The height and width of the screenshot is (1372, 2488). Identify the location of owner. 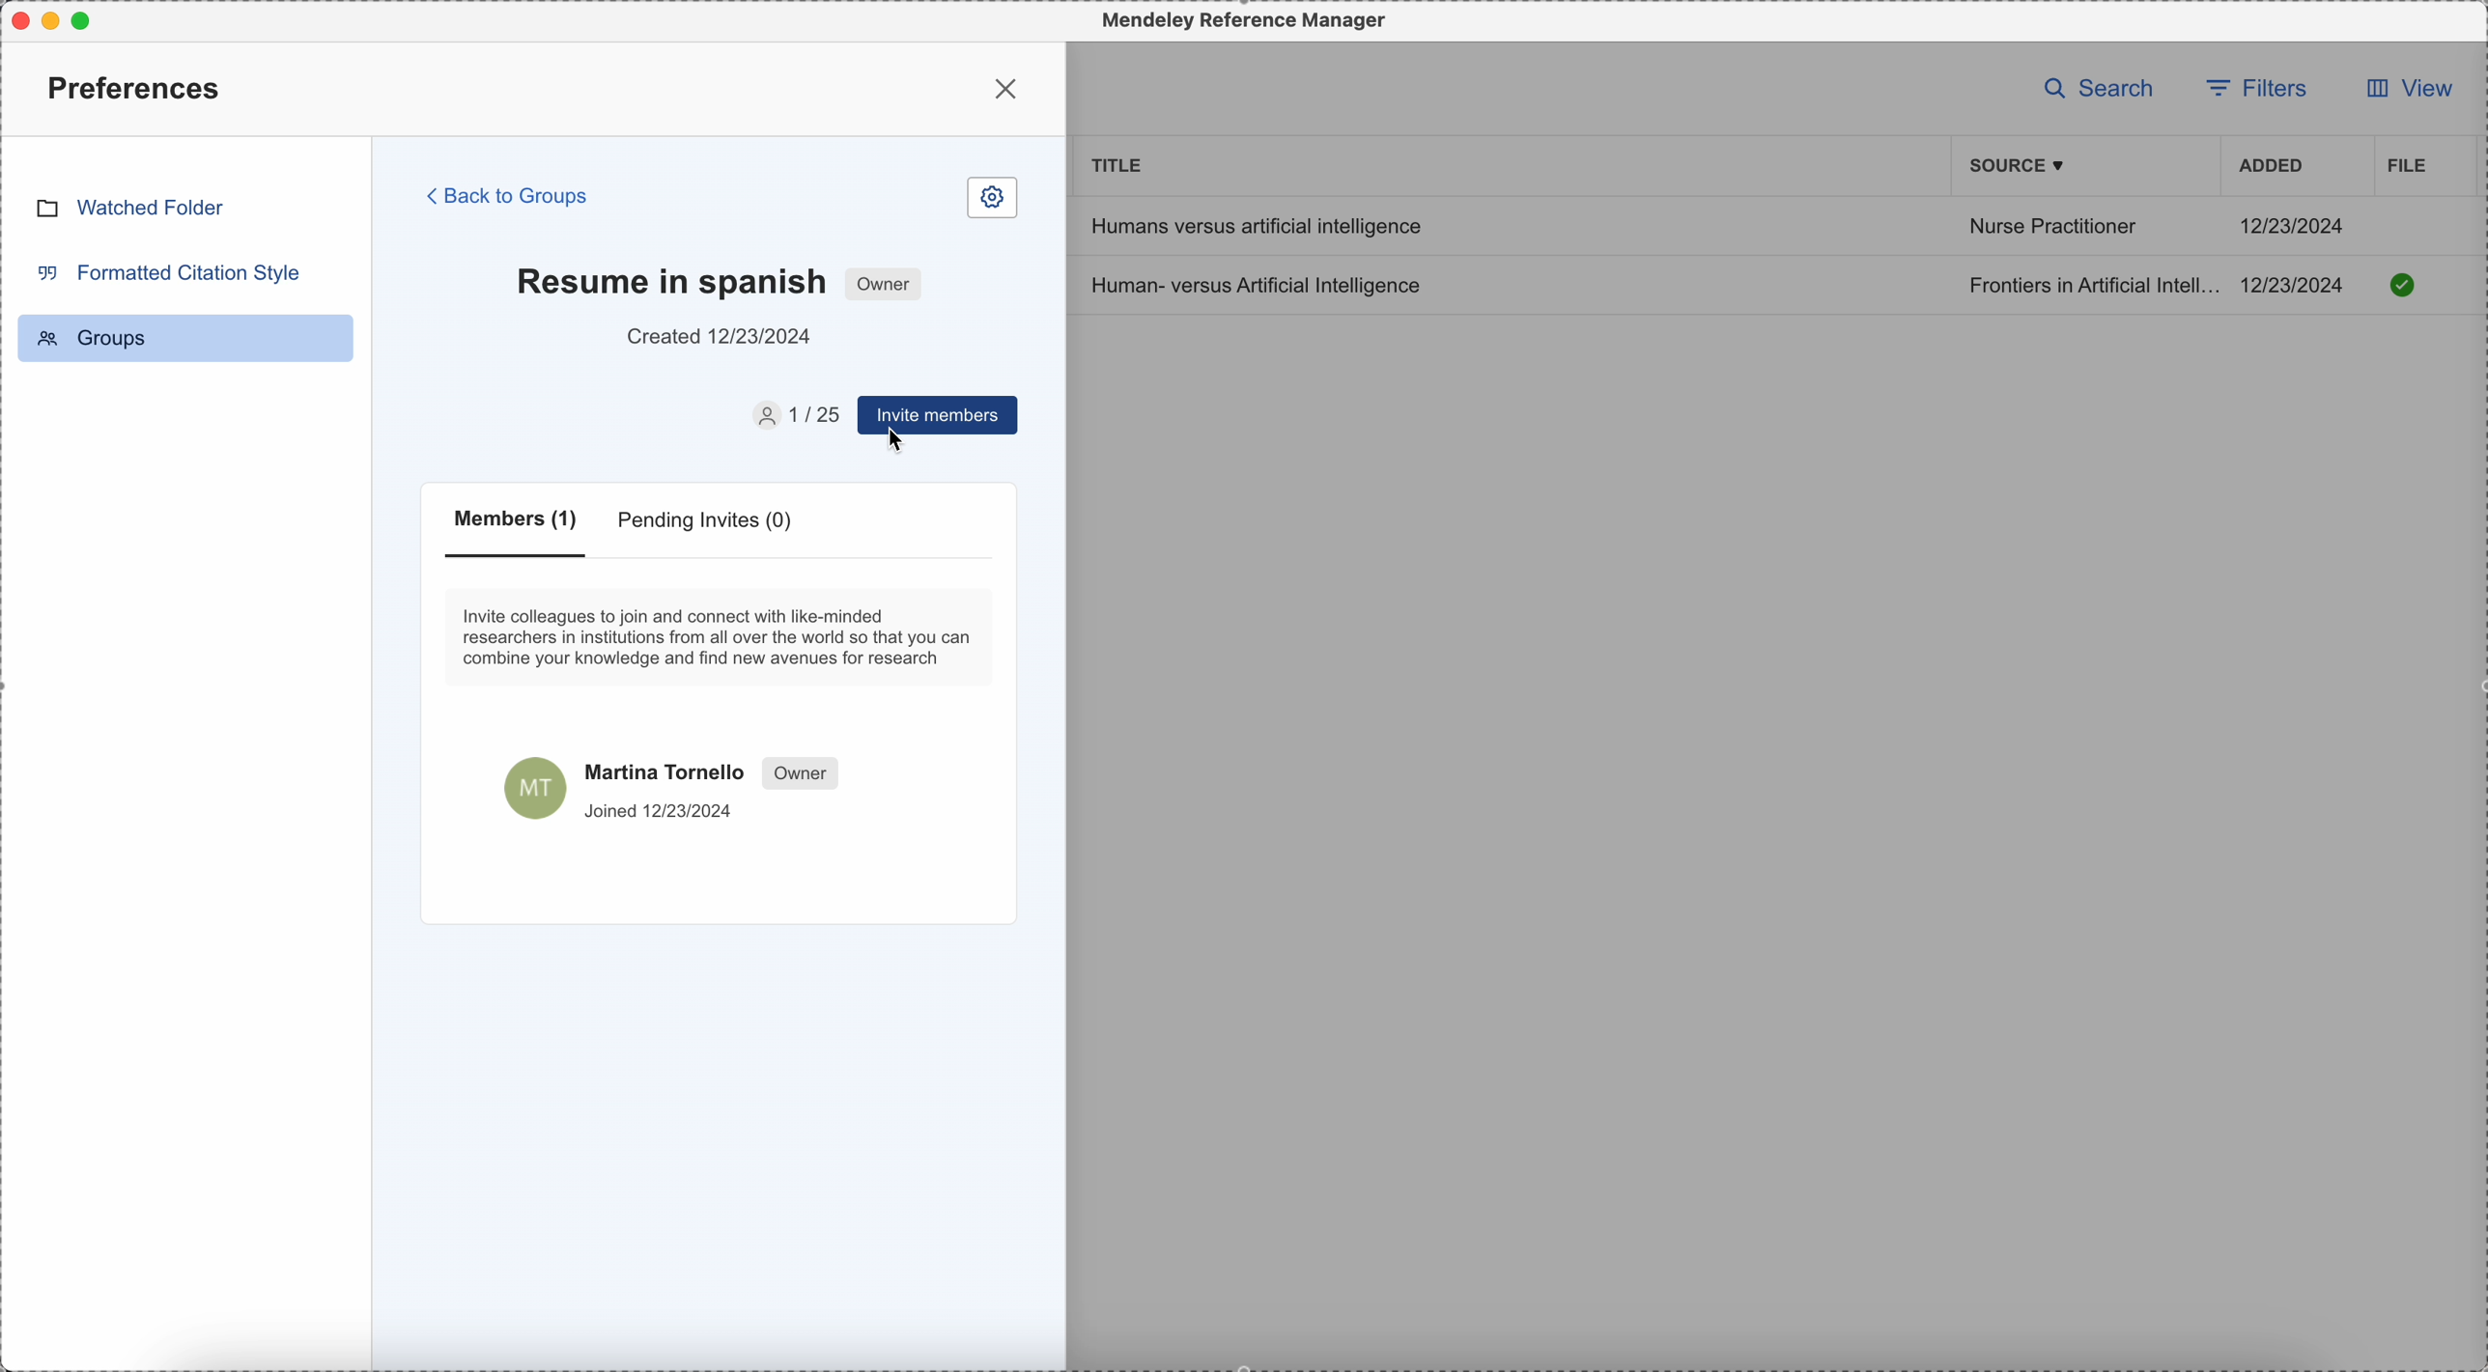
(885, 283).